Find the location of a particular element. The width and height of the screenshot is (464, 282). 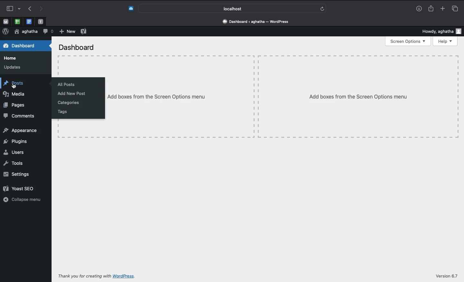

Categories is located at coordinates (67, 103).